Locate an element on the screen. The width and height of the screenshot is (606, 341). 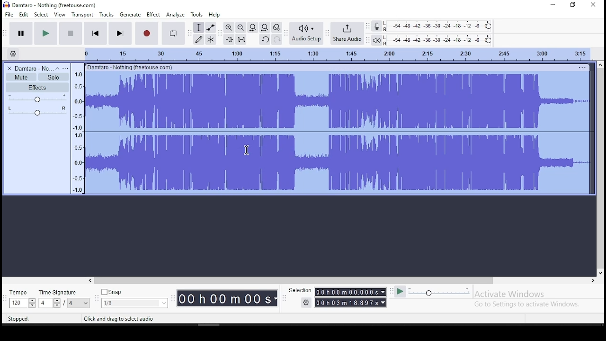
restore is located at coordinates (573, 5).